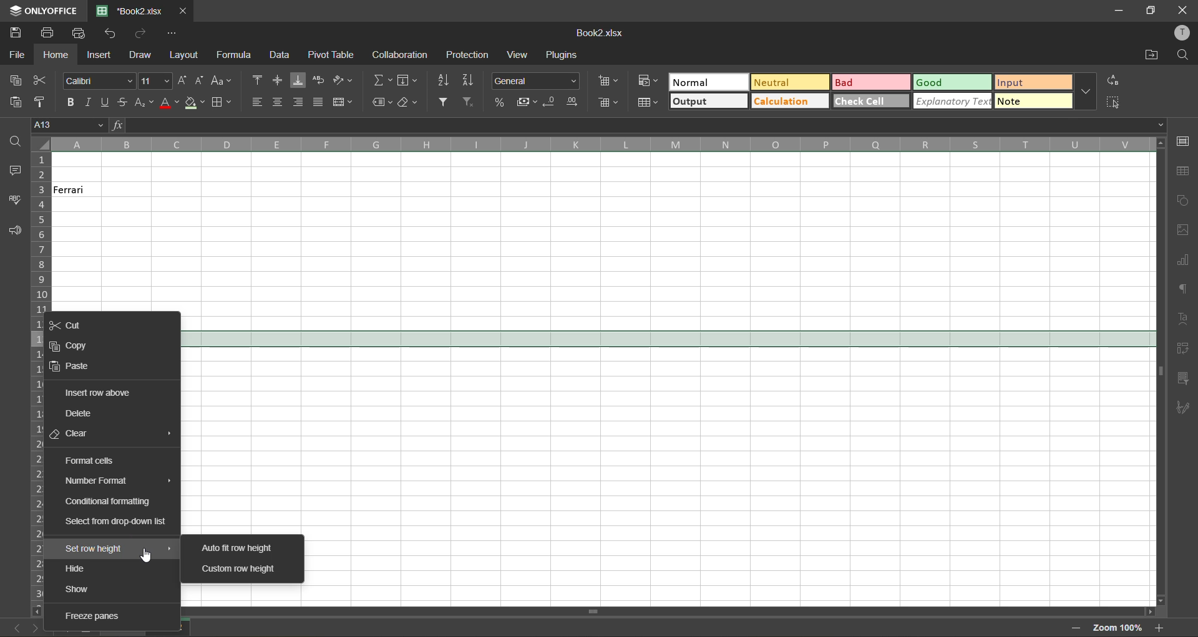 Image resolution: width=1198 pixels, height=637 pixels. Describe the element at coordinates (261, 102) in the screenshot. I see `align left` at that location.